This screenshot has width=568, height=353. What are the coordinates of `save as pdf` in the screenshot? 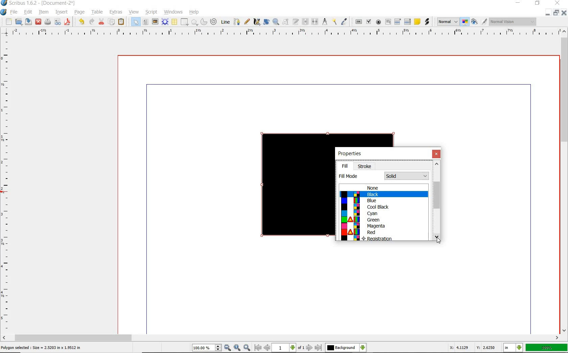 It's located at (68, 22).